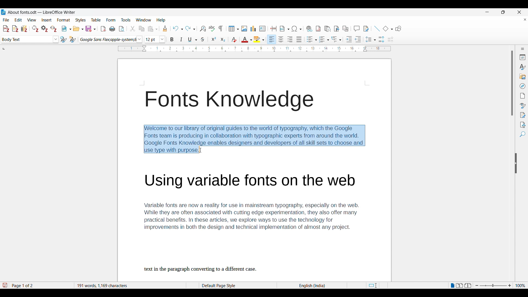  I want to click on New style from selection, so click(73, 39).